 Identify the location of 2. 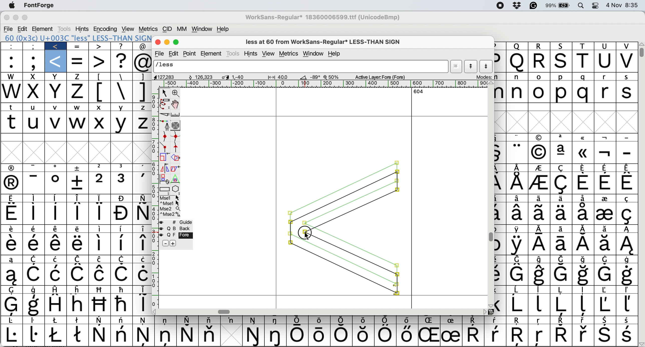
(100, 167).